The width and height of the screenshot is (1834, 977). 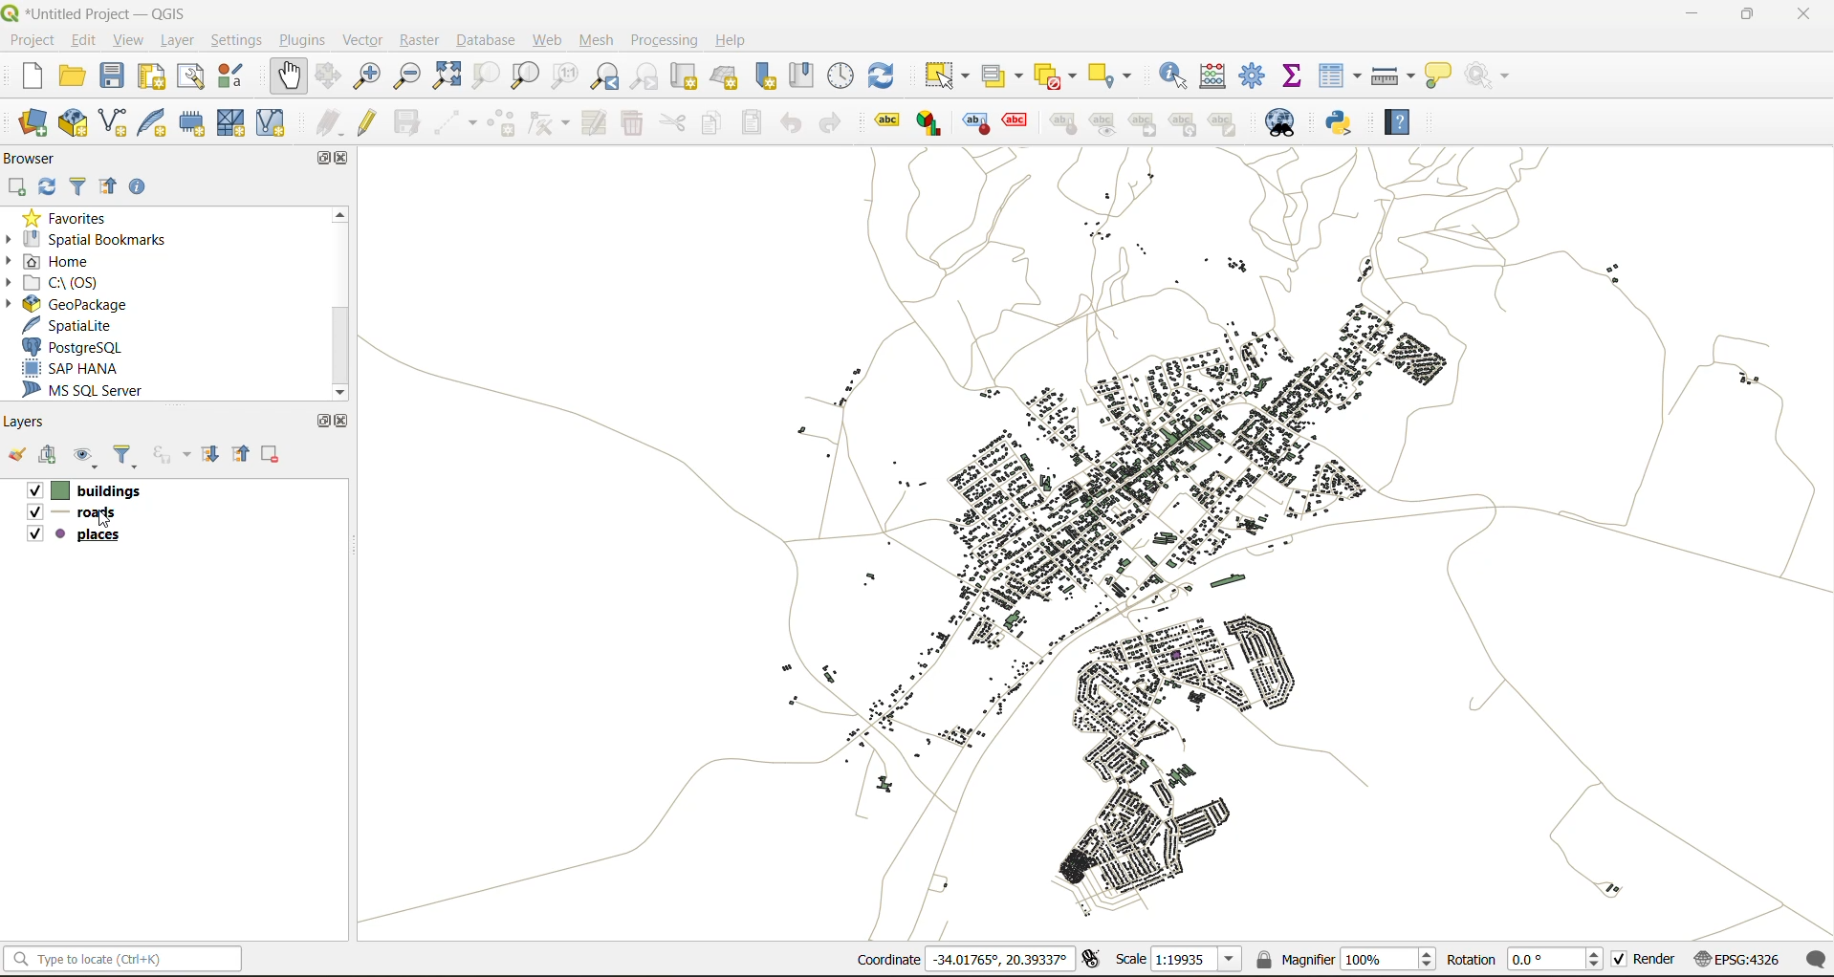 I want to click on add, so click(x=14, y=187).